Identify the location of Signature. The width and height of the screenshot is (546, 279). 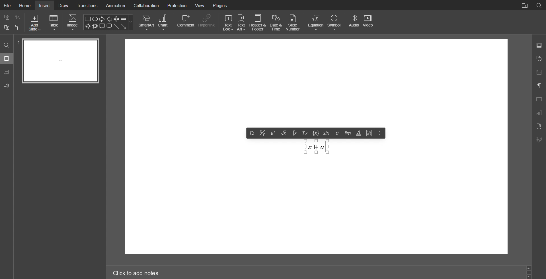
(539, 140).